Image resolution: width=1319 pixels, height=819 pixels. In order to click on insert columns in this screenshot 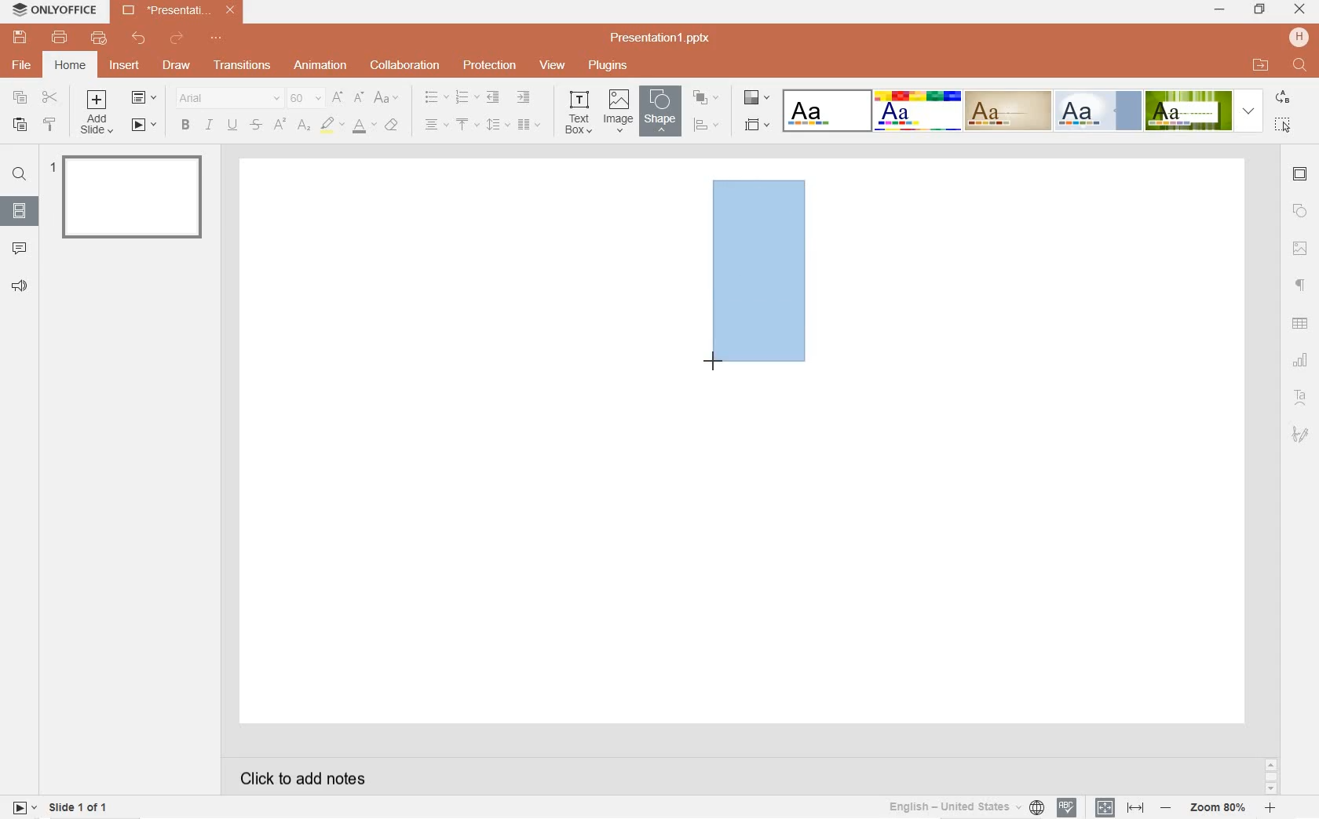, I will do `click(529, 124)`.